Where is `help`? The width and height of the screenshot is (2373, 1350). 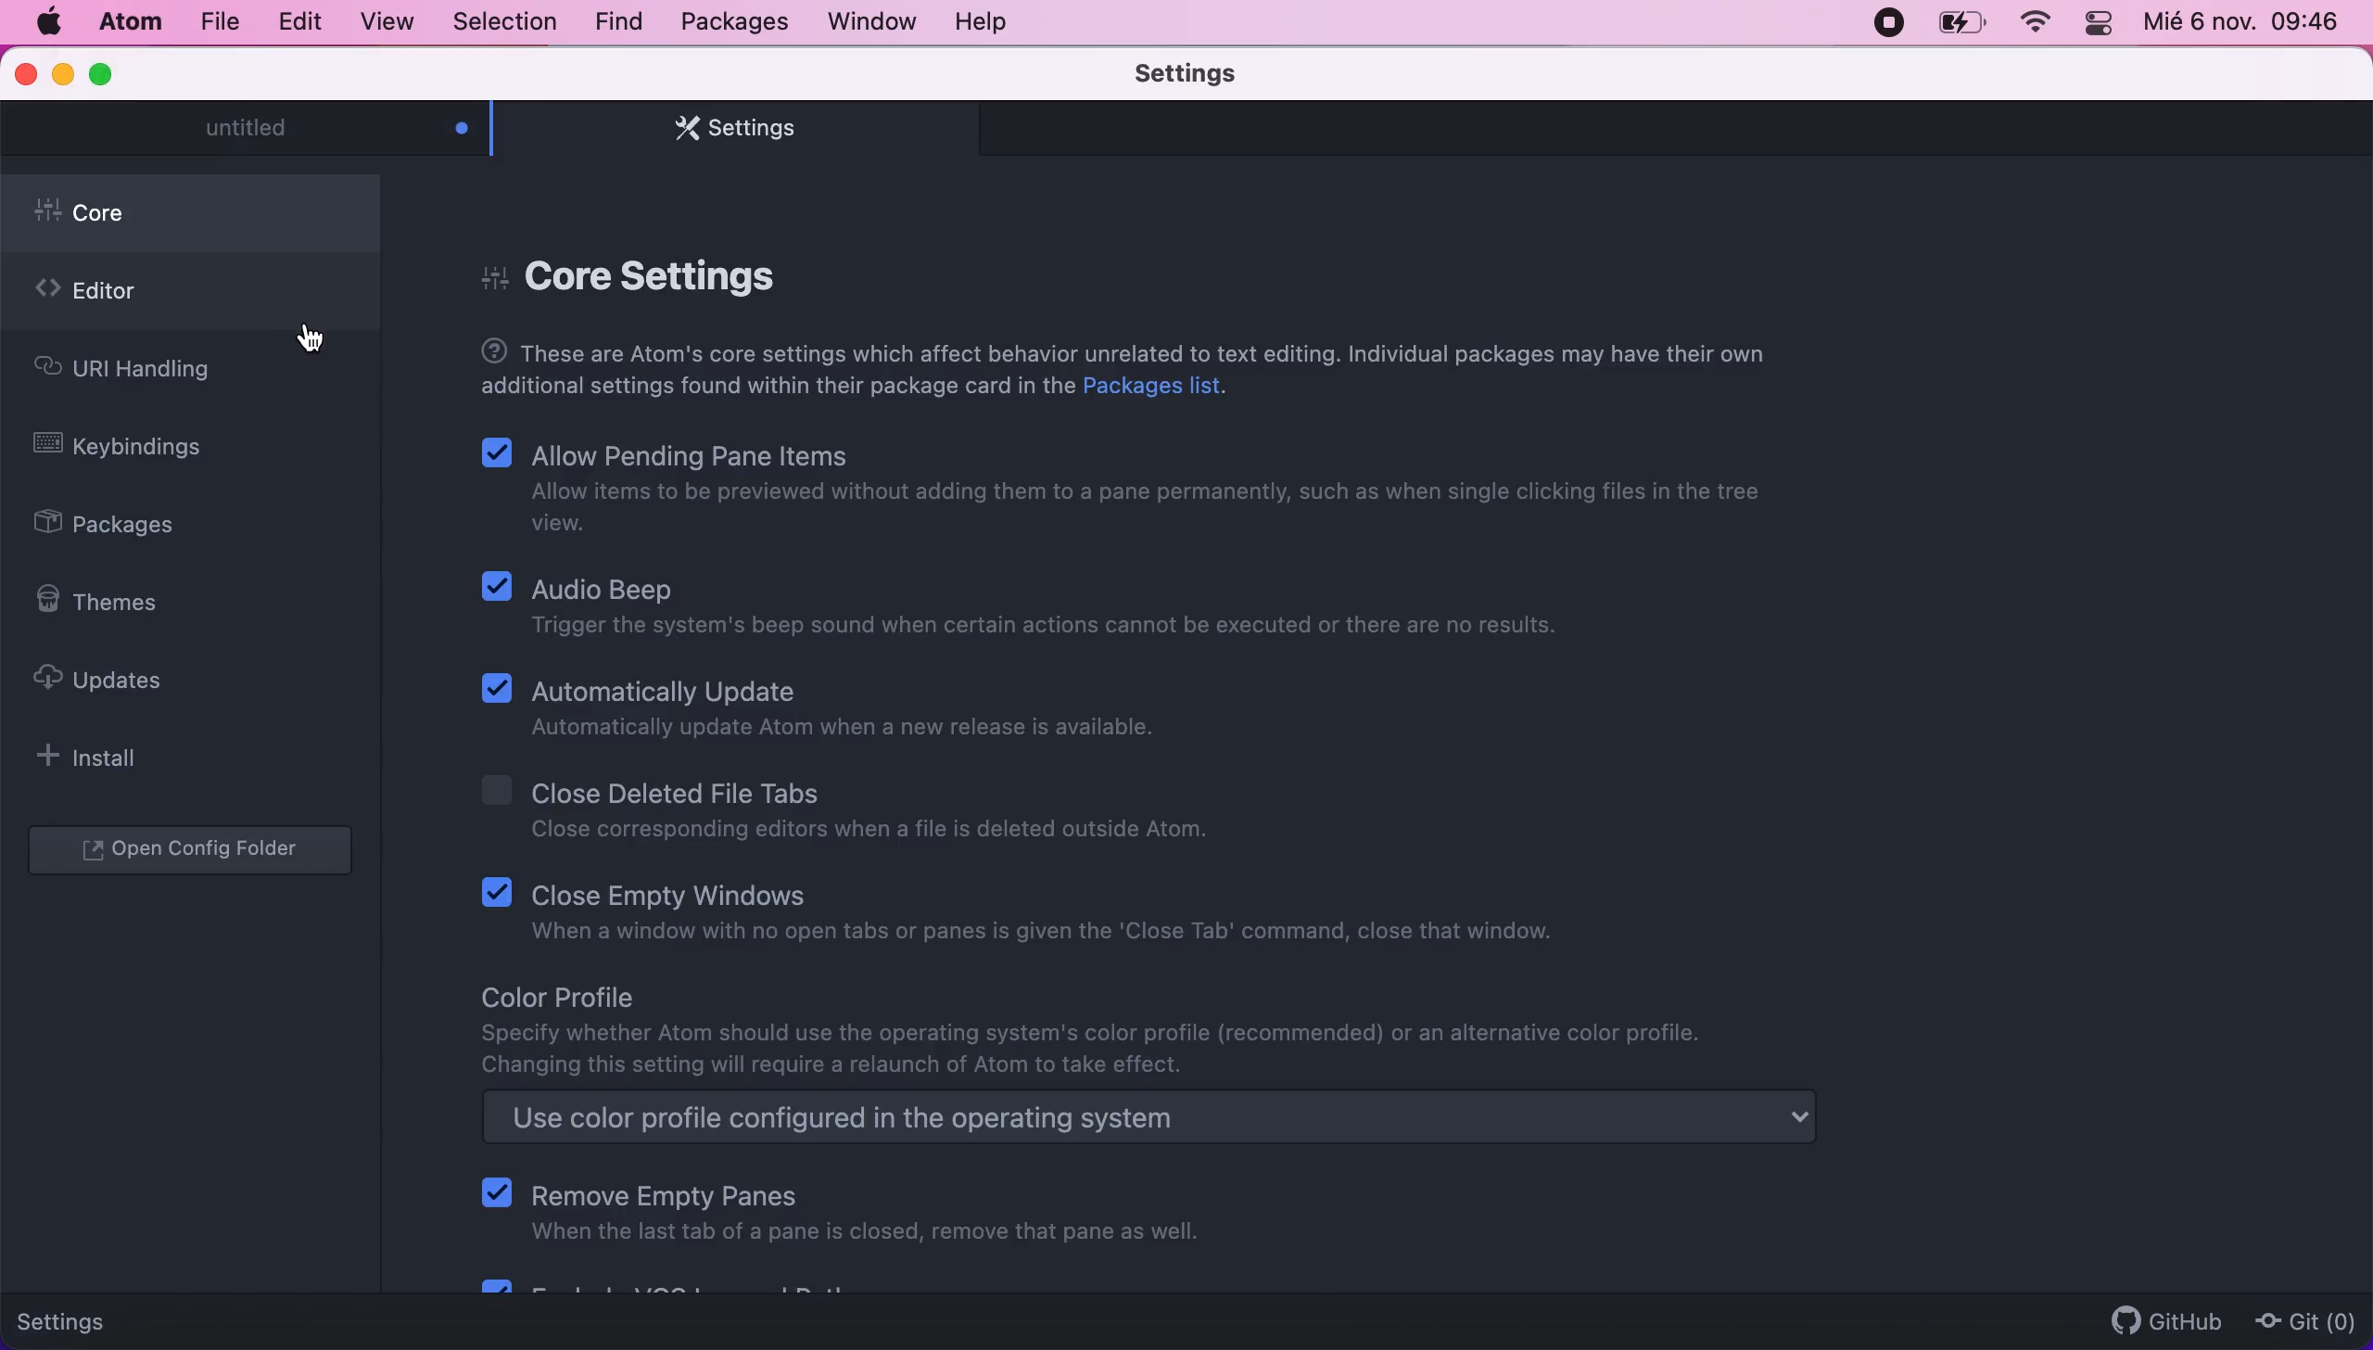 help is located at coordinates (994, 22).